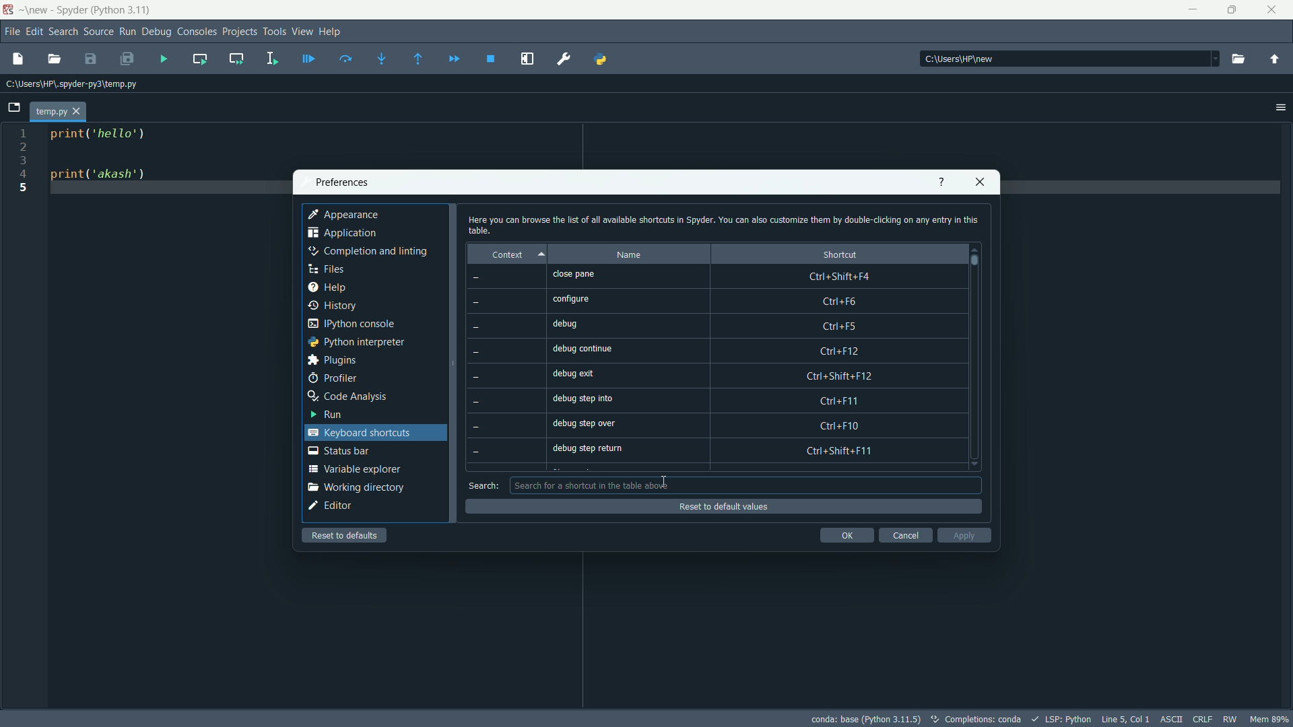 The height and width of the screenshot is (727, 1293). I want to click on consoles menu, so click(195, 31).